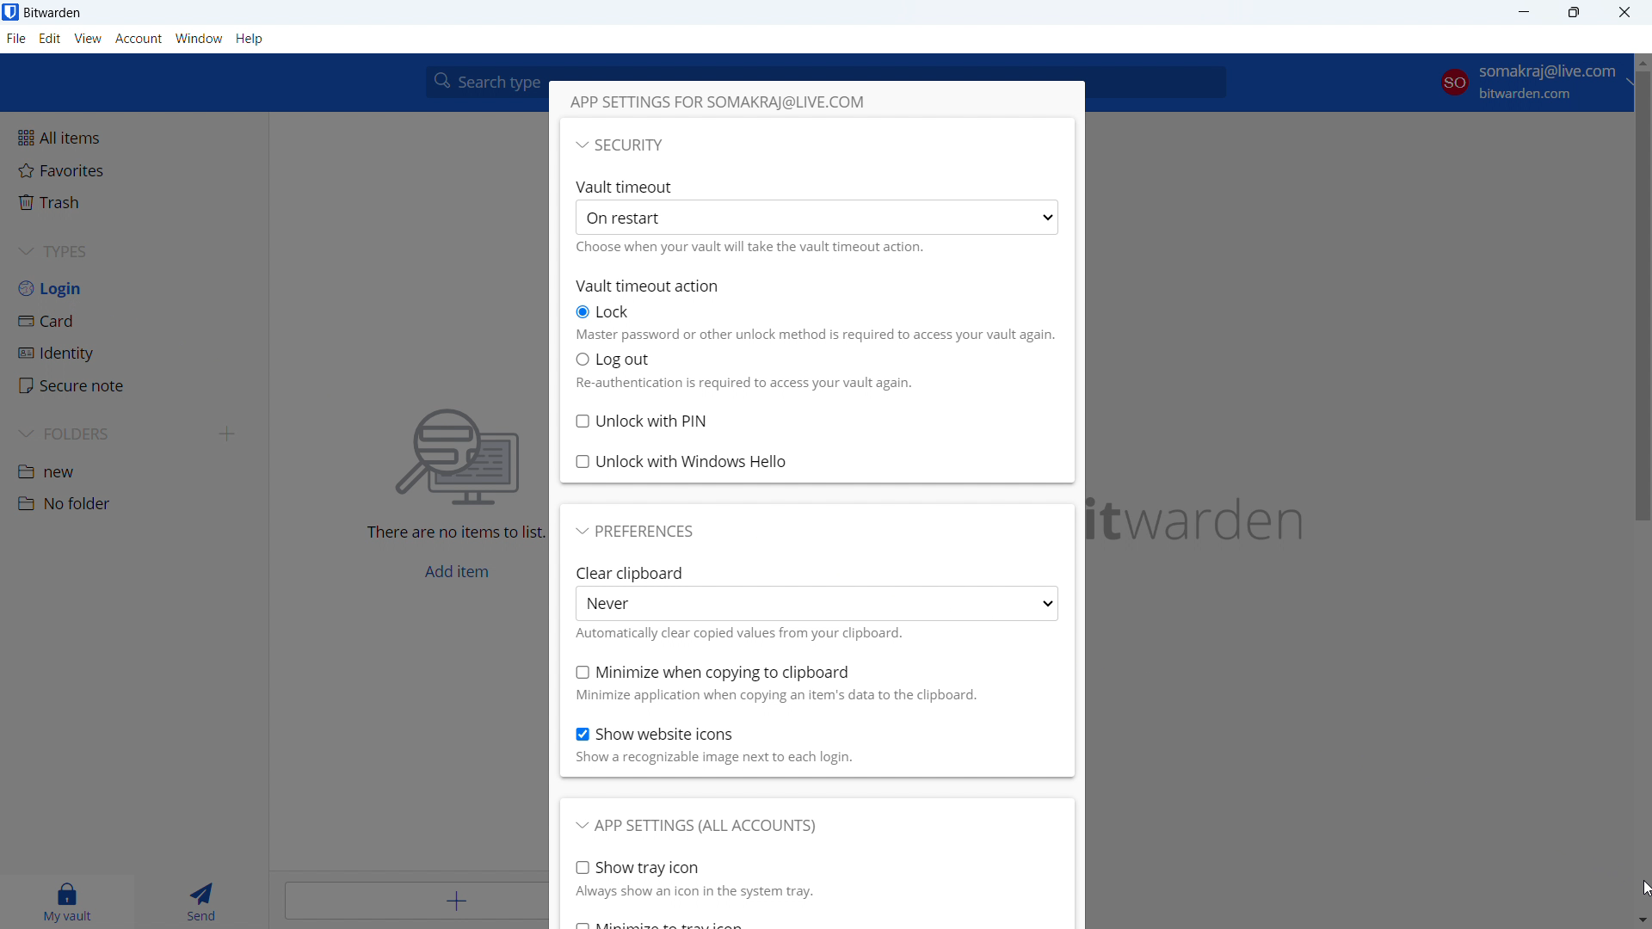  I want to click on Clear Clipboard, so click(626, 572).